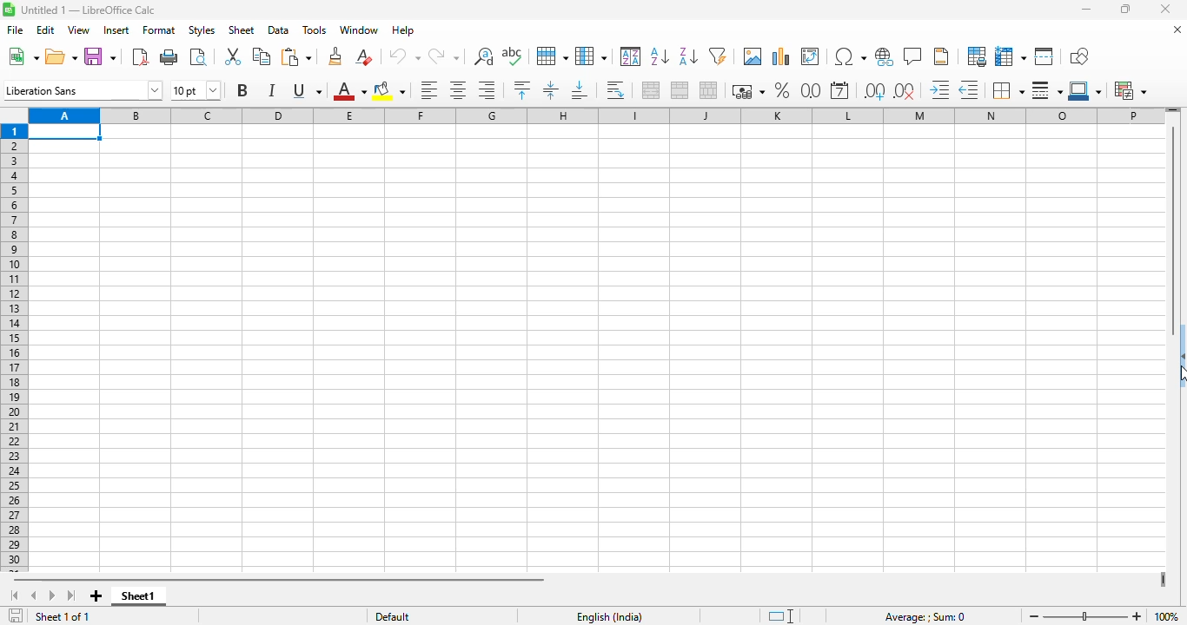 The image size is (1187, 625). I want to click on insert chart, so click(781, 56).